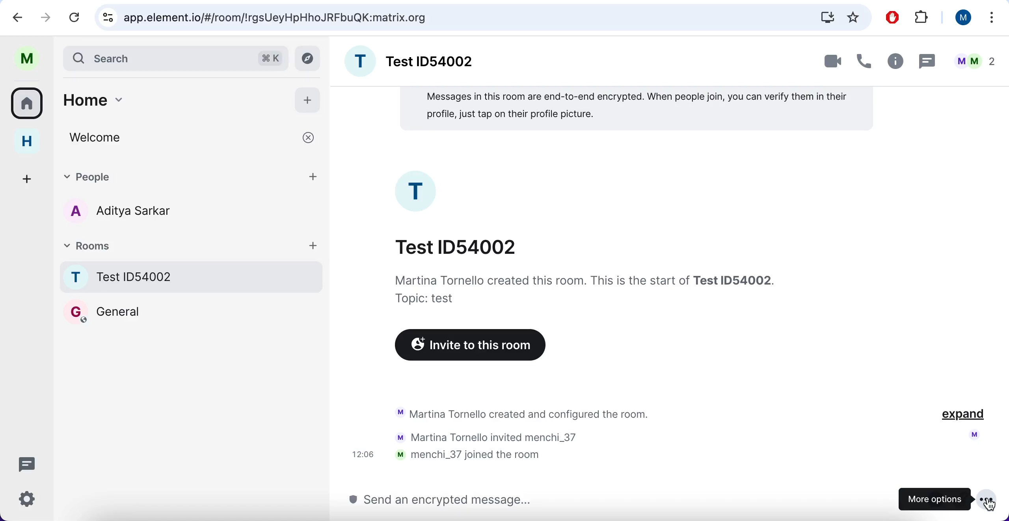 The height and width of the screenshot is (521, 1009). Describe the element at coordinates (192, 277) in the screenshot. I see `room name` at that location.